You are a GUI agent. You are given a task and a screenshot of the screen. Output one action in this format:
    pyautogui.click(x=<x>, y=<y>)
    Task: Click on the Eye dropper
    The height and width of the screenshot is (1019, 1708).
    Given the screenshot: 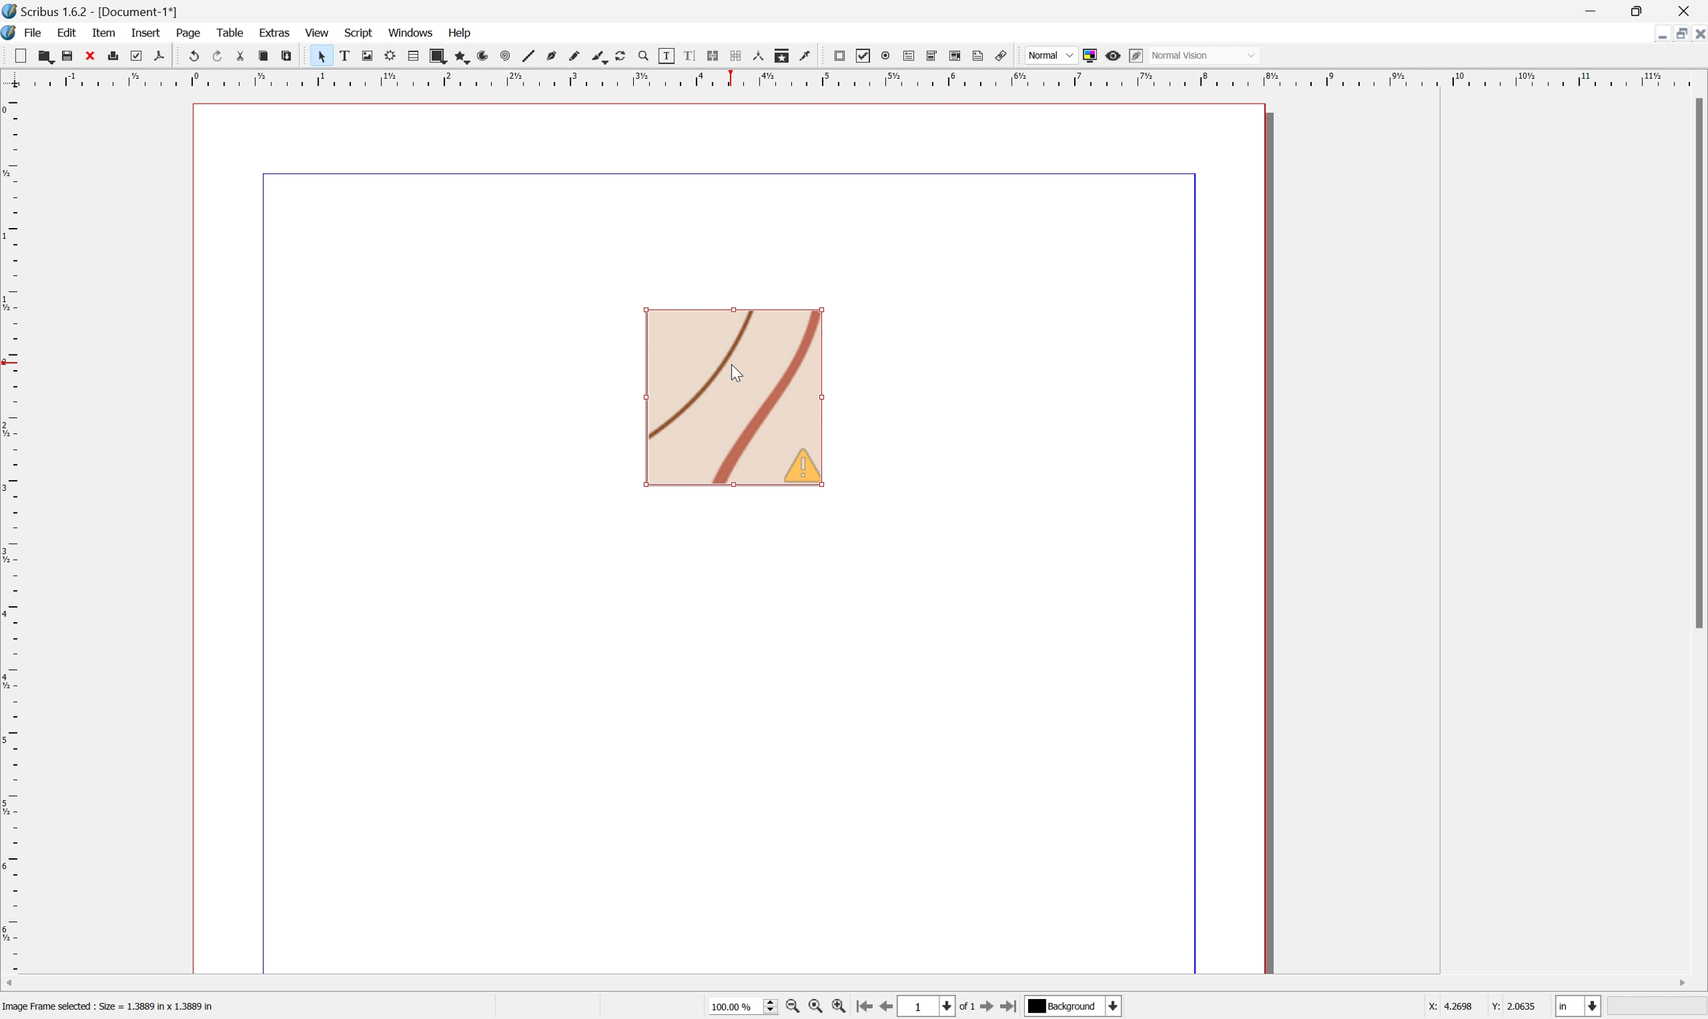 What is the action you would take?
    pyautogui.click(x=809, y=56)
    